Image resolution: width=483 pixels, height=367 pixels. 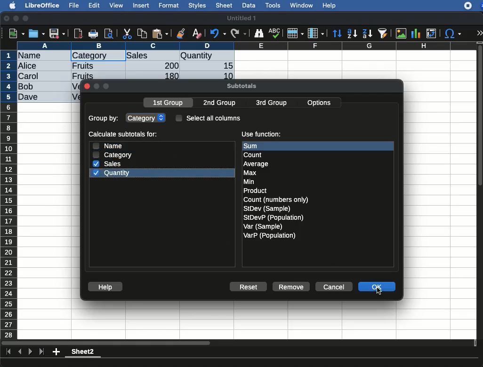 What do you see at coordinates (57, 34) in the screenshot?
I see `save` at bounding box center [57, 34].